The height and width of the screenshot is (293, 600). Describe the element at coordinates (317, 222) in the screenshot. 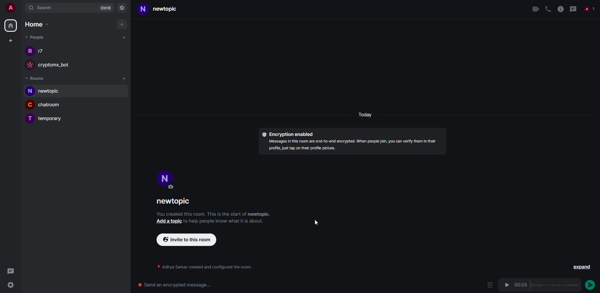

I see `cursor` at that location.